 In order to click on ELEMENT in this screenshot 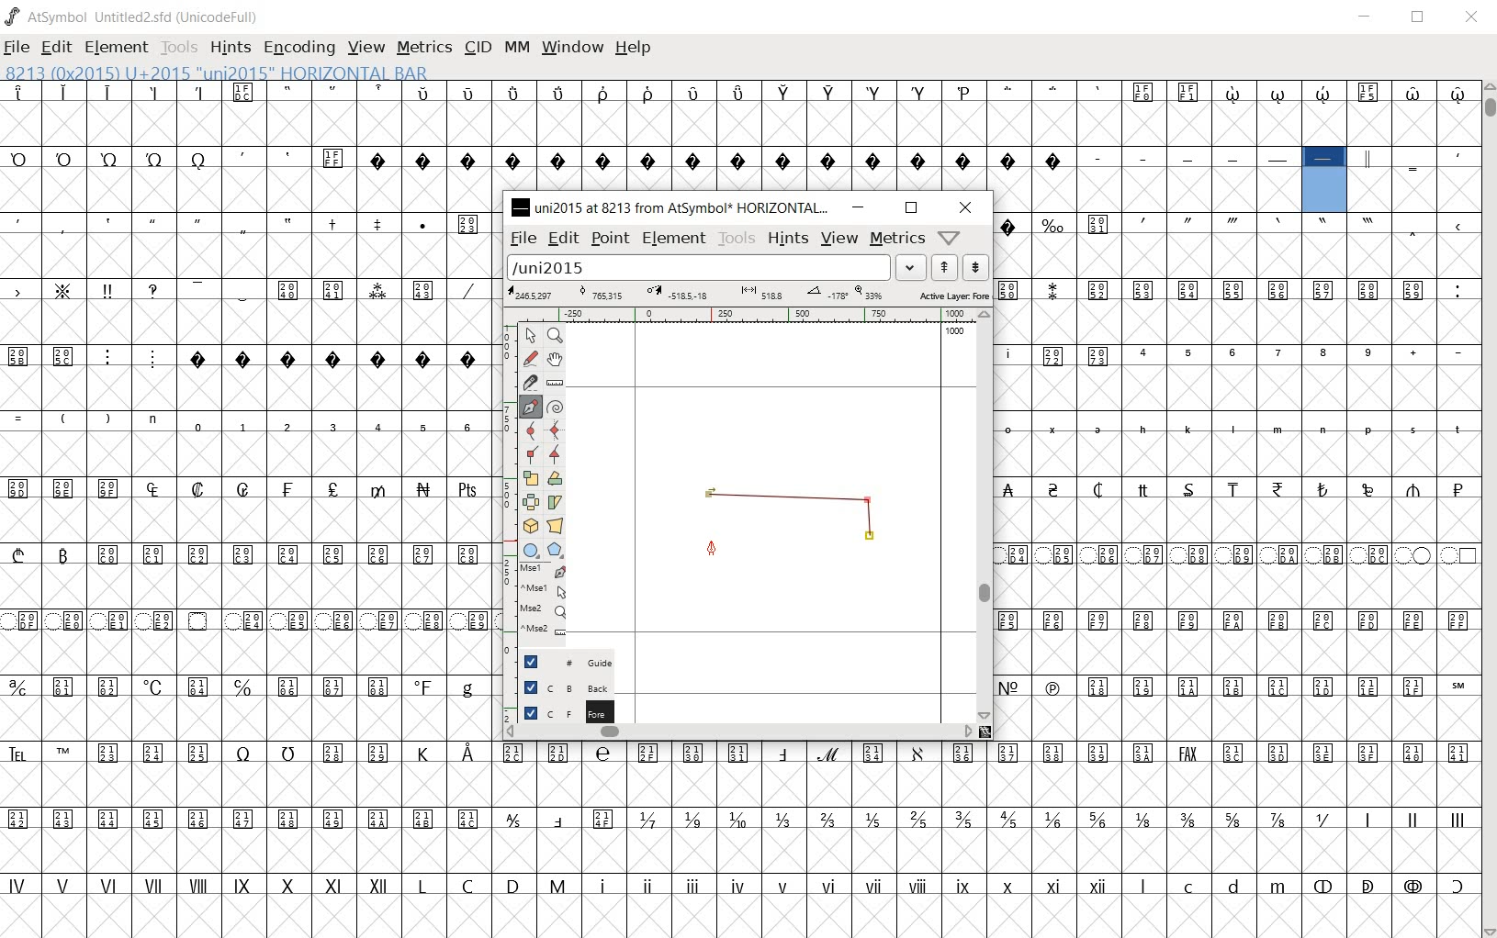, I will do `click(118, 47)`.